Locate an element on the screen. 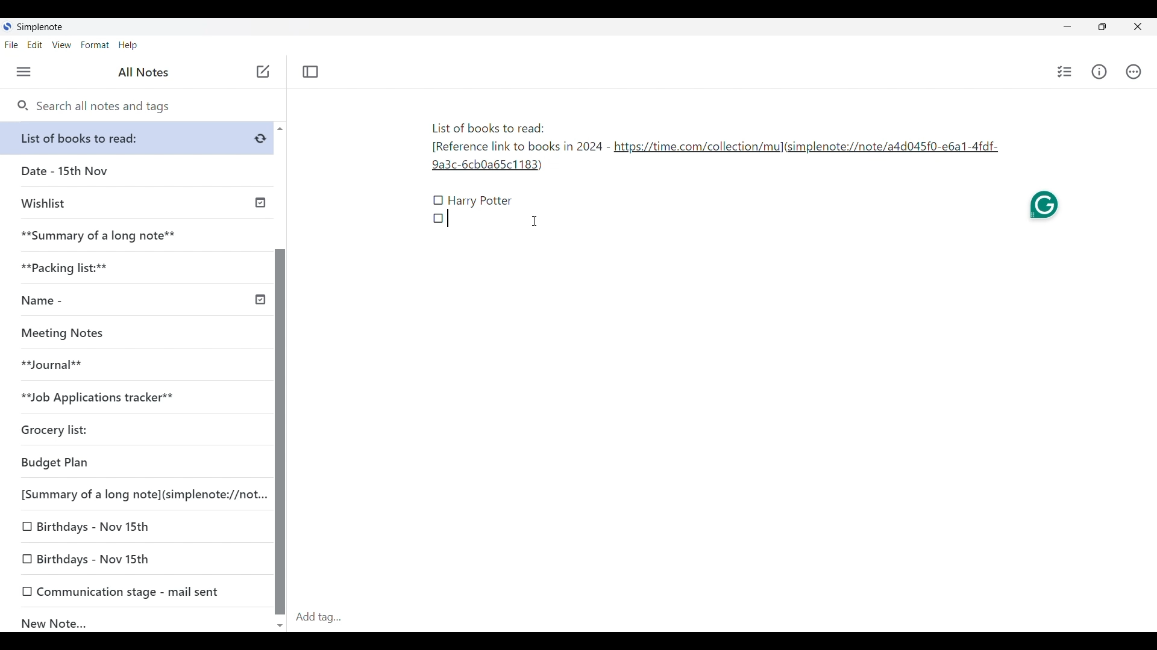  Checklist as markdown is located at coordinates (438, 218).